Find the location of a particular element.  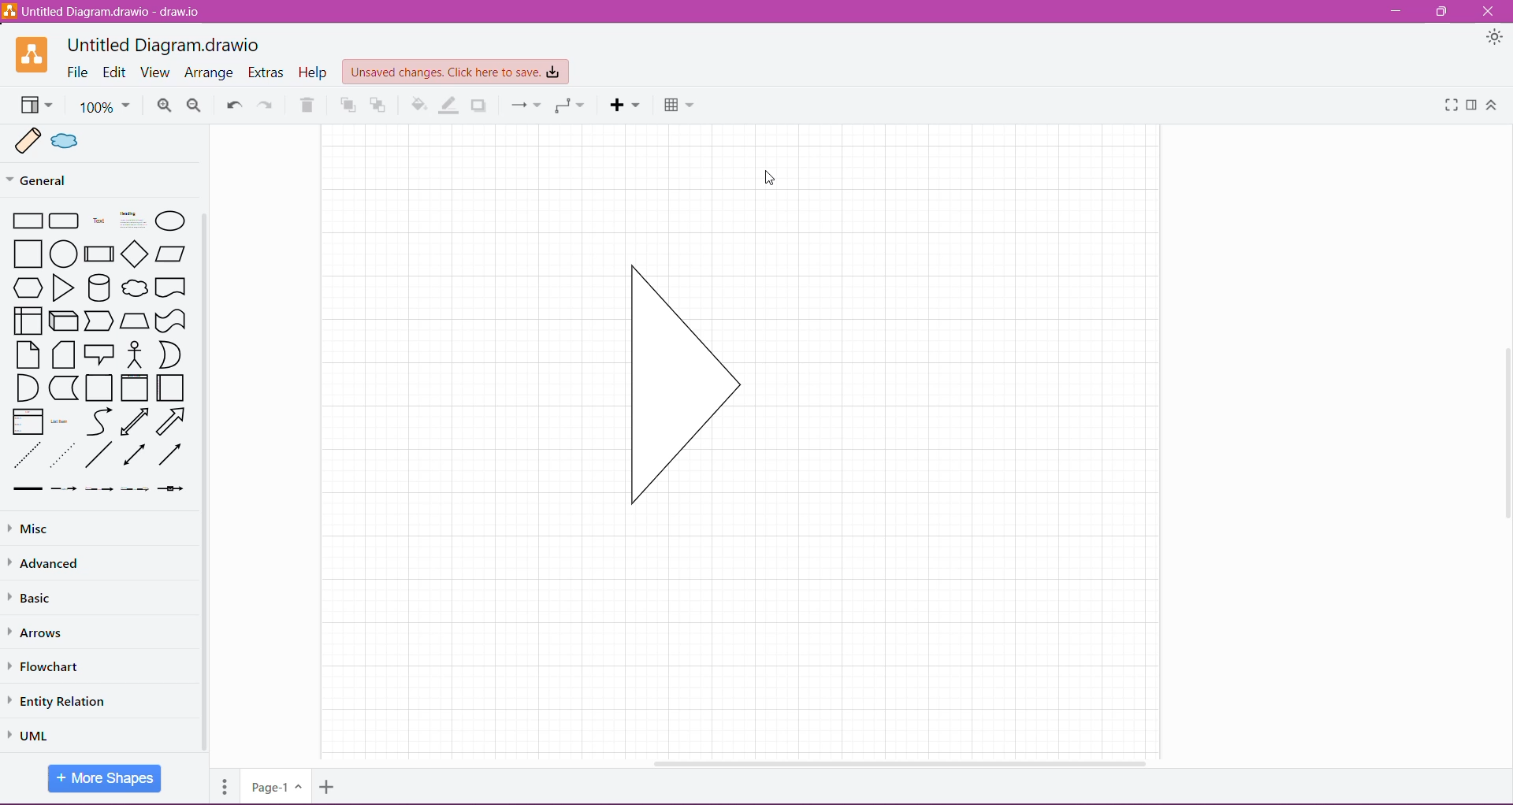

Delete is located at coordinates (308, 106).